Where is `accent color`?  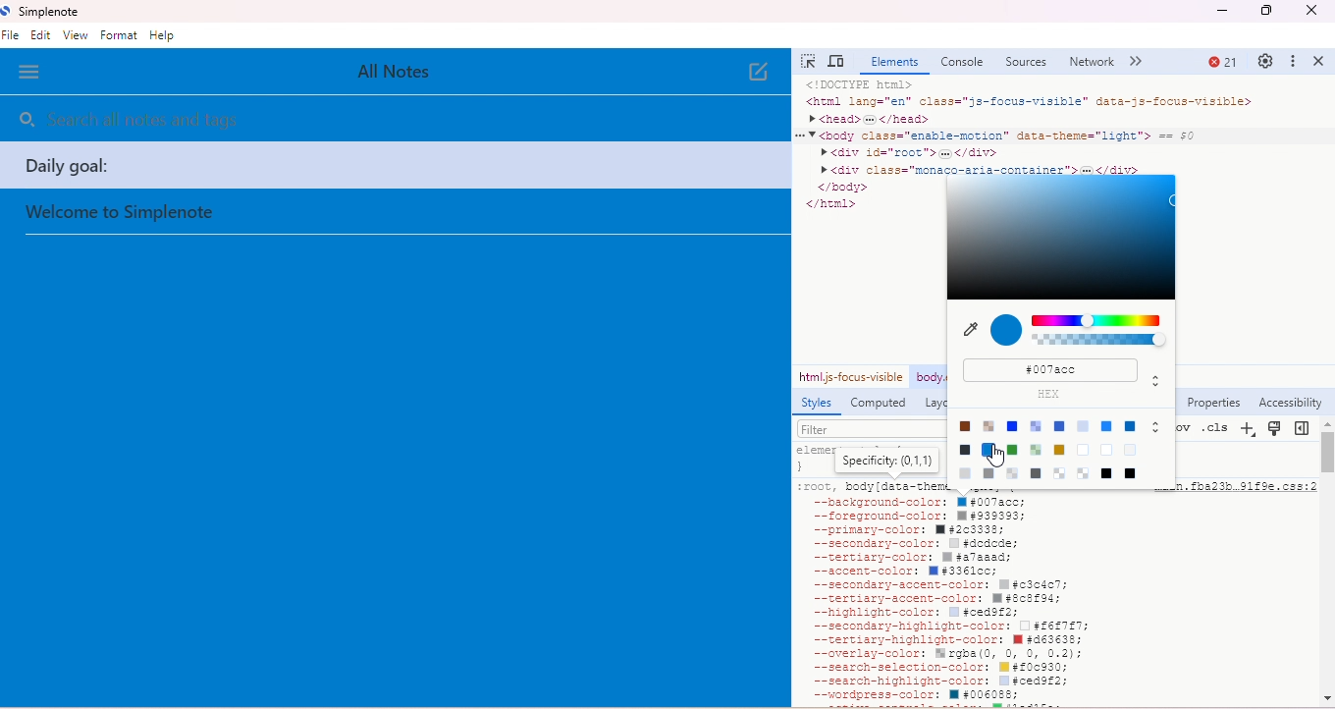
accent color is located at coordinates (903, 573).